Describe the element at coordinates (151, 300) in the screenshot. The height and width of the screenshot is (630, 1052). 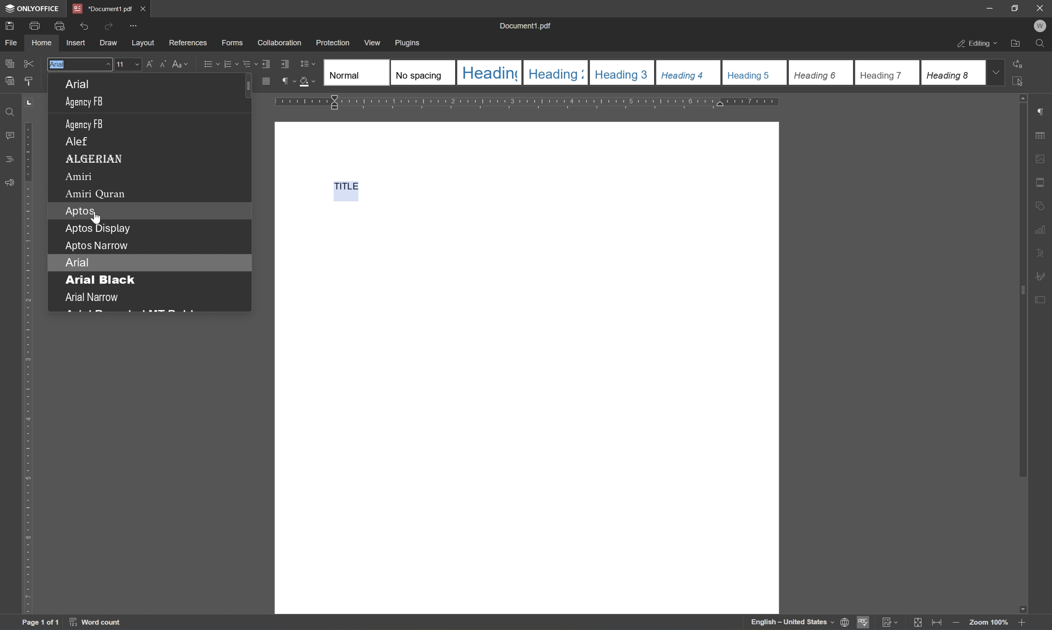
I see `Arial Narrow` at that location.